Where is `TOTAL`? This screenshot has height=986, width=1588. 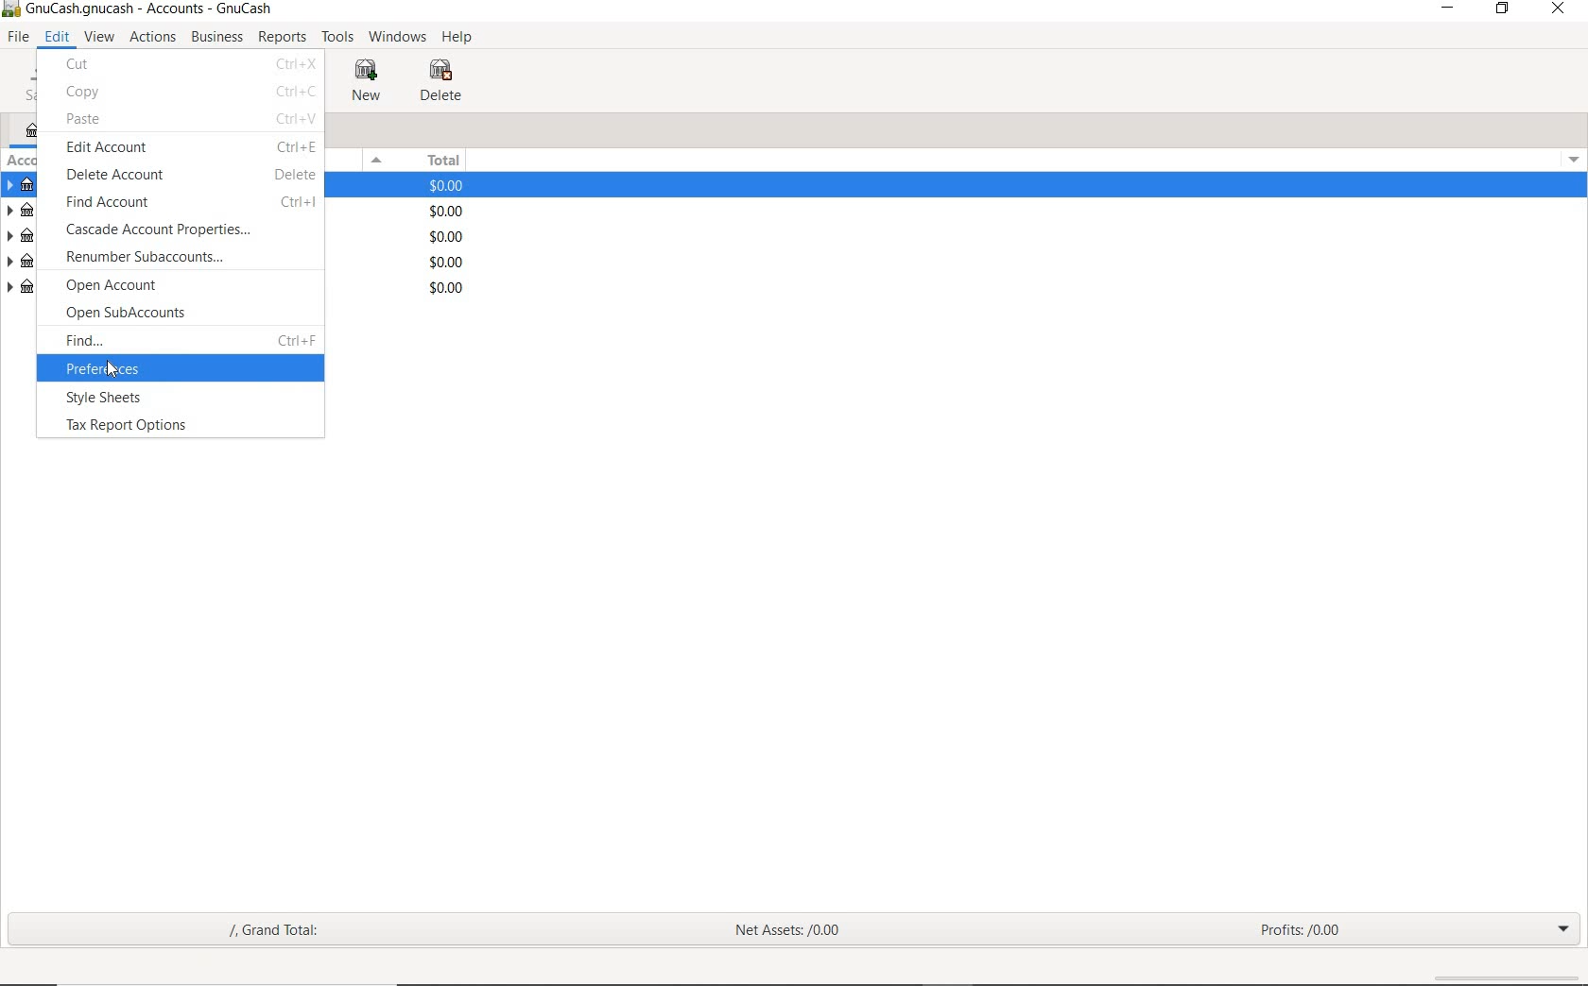
TOTAL is located at coordinates (444, 162).